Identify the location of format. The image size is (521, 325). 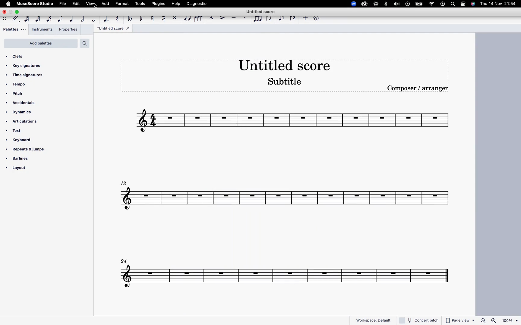
(122, 4).